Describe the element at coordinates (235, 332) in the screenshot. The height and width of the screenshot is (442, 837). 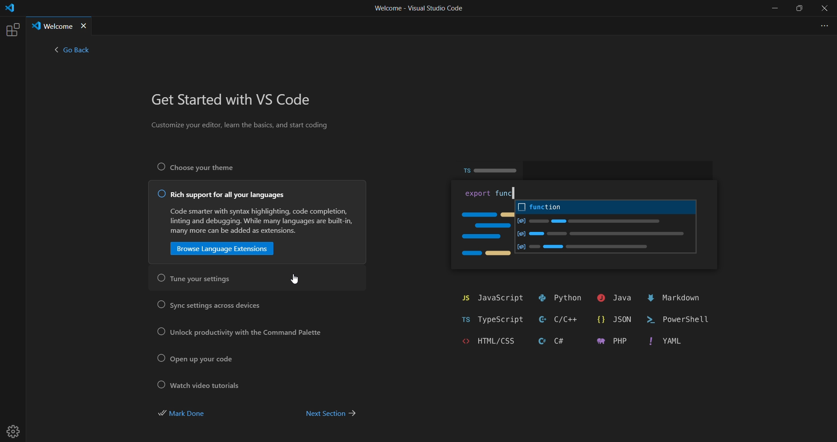
I see `unlock productivity with the command palette` at that location.